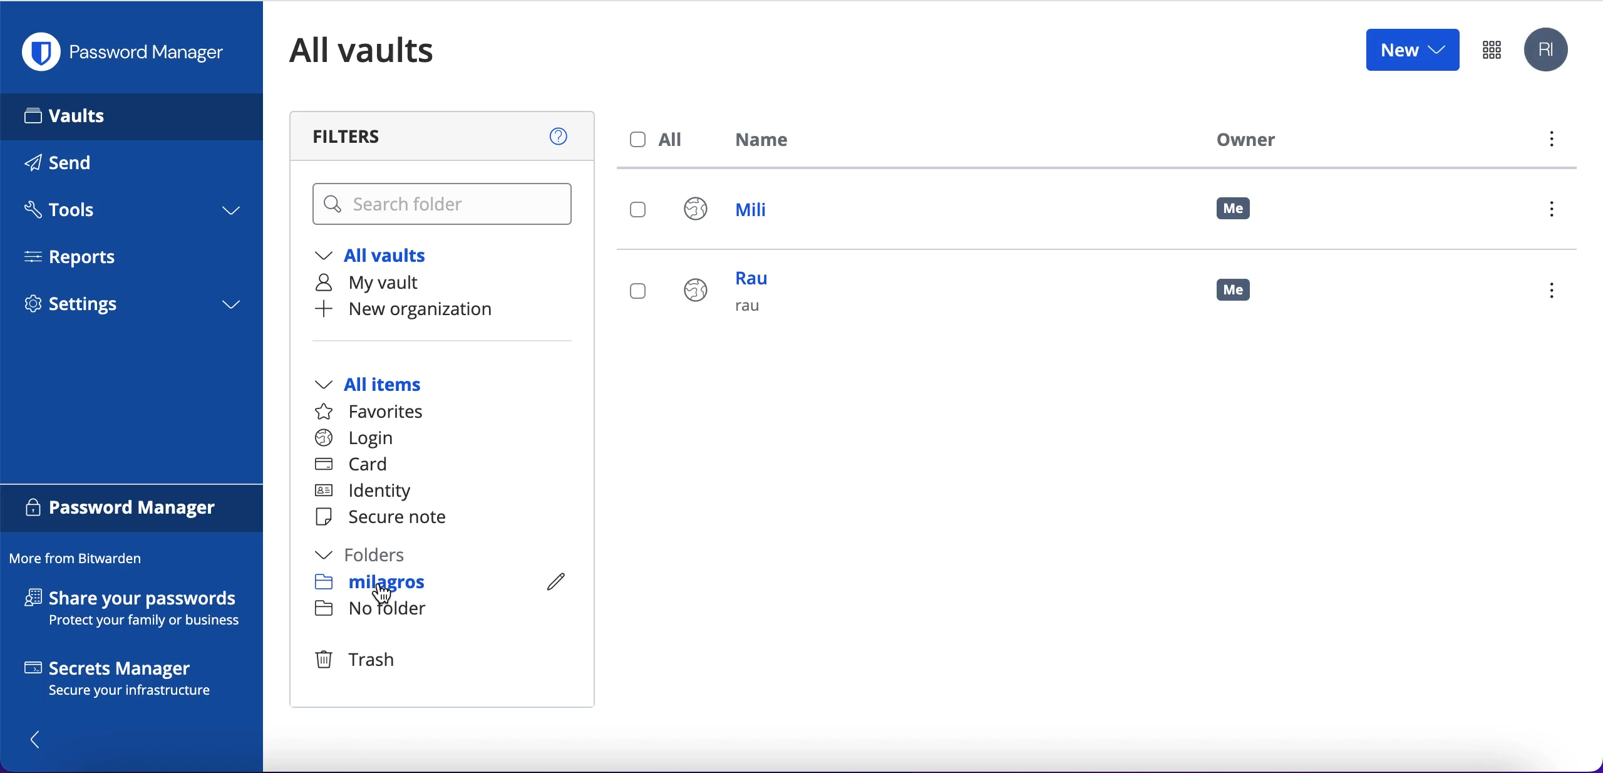 Image resolution: width=1603 pixels, height=773 pixels. Describe the element at coordinates (770, 142) in the screenshot. I see `name` at that location.